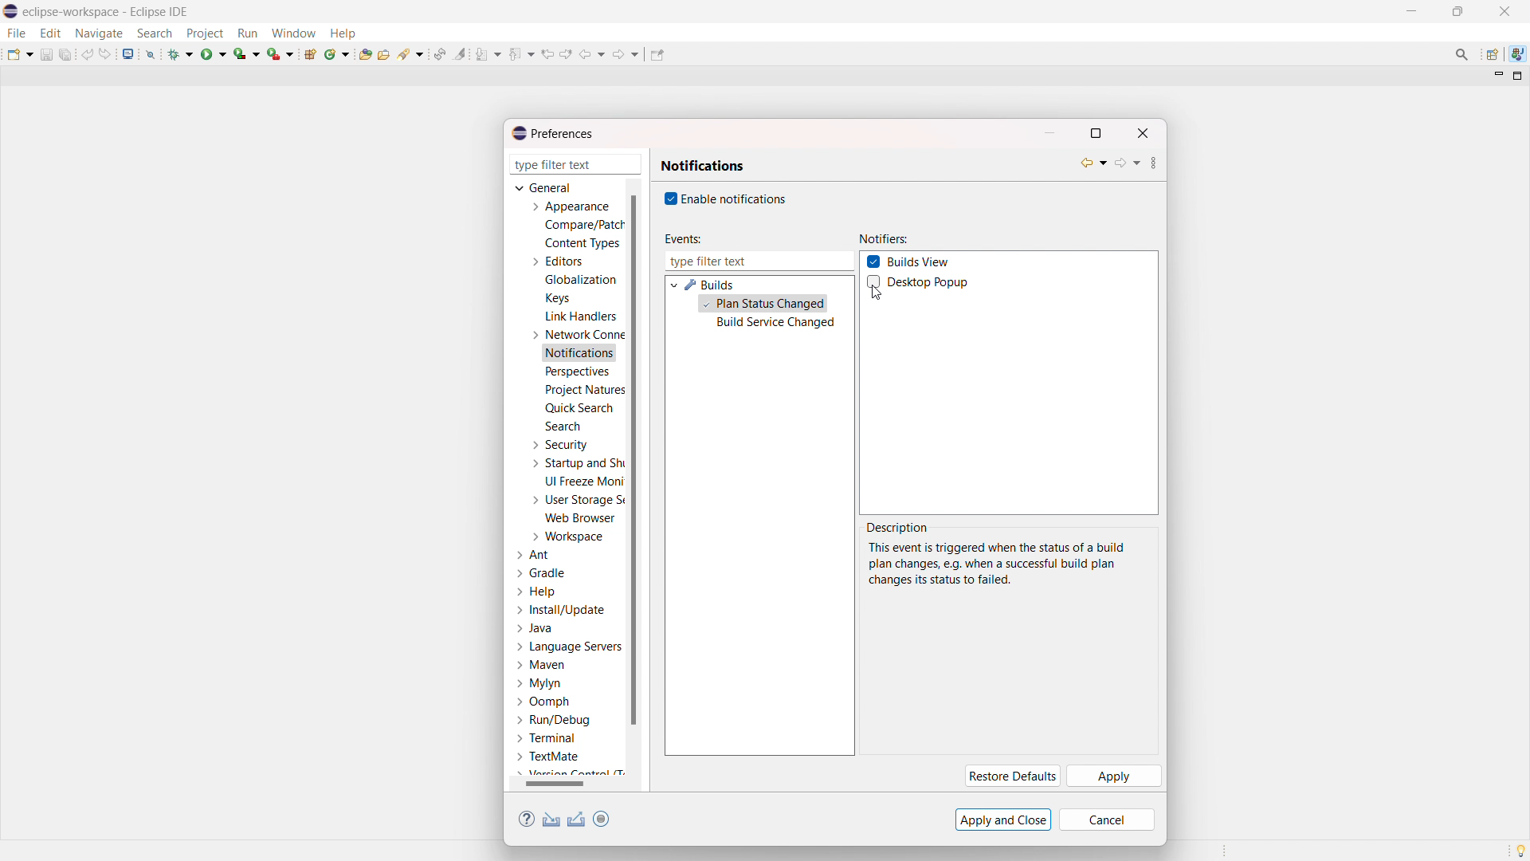  What do you see at coordinates (1107, 820) in the screenshot?
I see `cancel` at bounding box center [1107, 820].